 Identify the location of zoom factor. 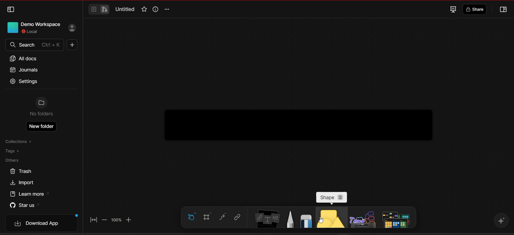
(116, 220).